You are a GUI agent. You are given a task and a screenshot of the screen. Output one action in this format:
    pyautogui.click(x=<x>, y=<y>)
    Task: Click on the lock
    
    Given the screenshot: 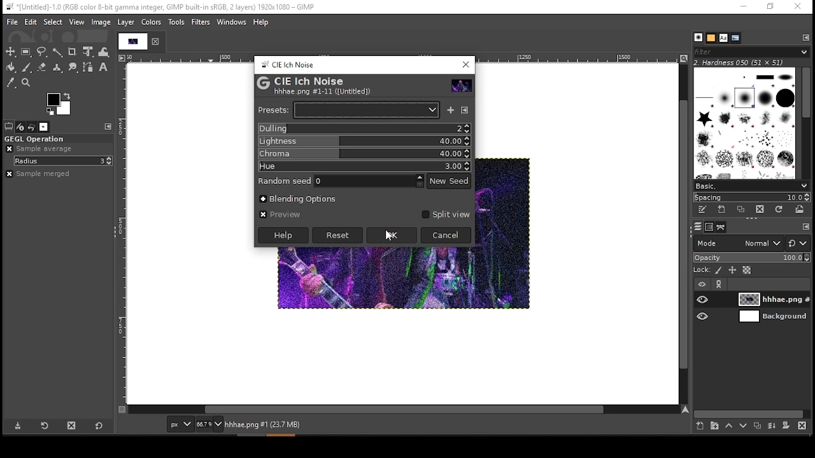 What is the action you would take?
    pyautogui.click(x=700, y=270)
    